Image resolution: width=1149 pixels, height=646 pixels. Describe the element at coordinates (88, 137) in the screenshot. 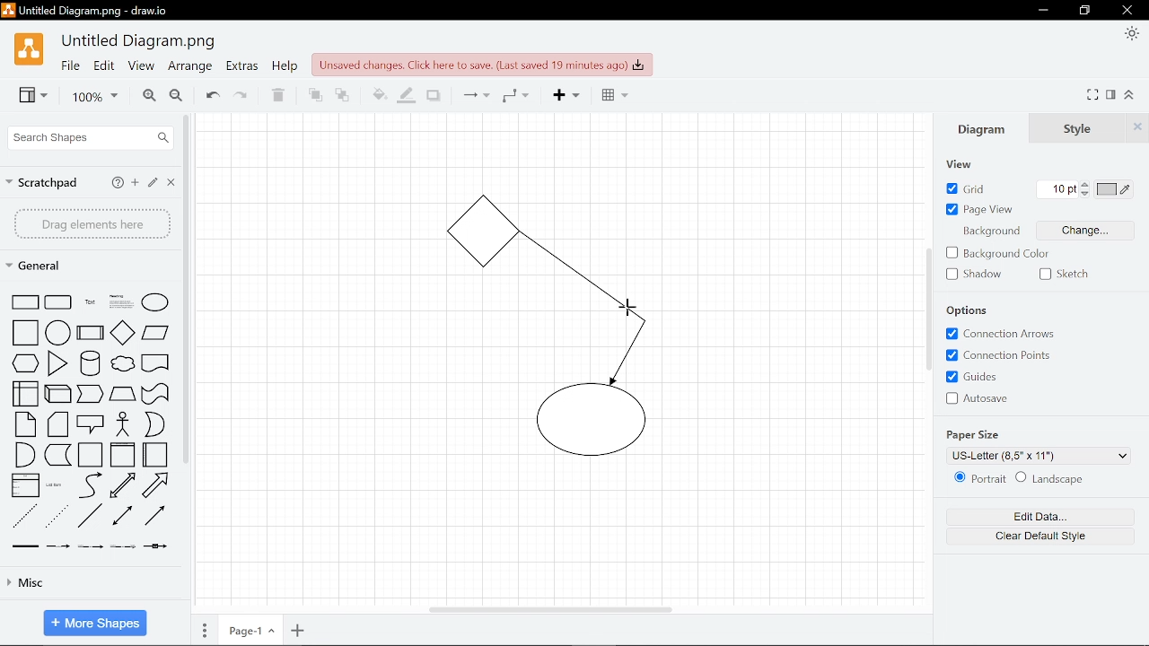

I see `Search shapes` at that location.